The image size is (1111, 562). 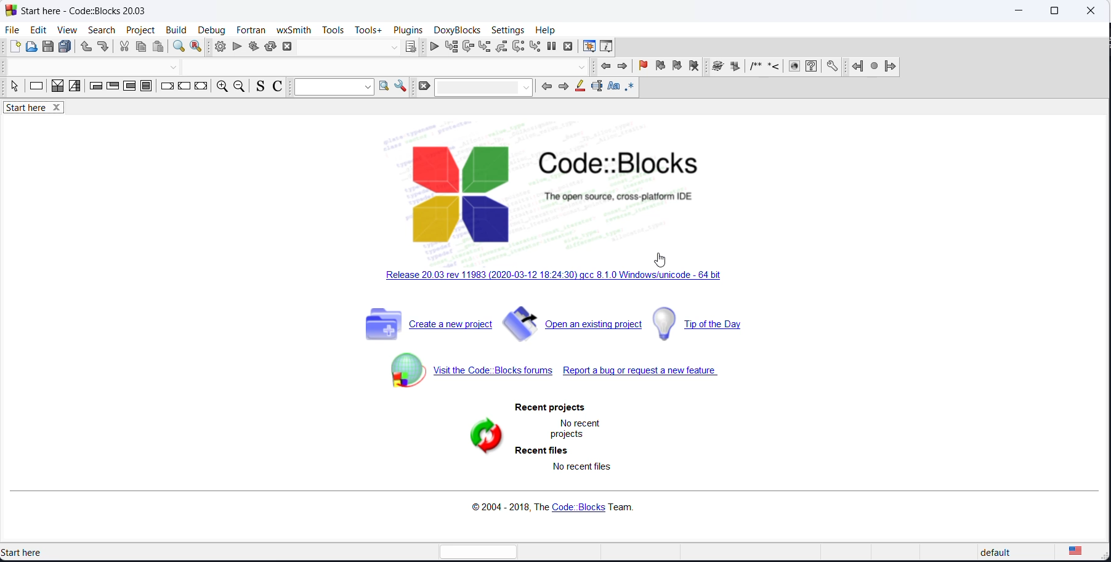 What do you see at coordinates (238, 87) in the screenshot?
I see `zoom out` at bounding box center [238, 87].